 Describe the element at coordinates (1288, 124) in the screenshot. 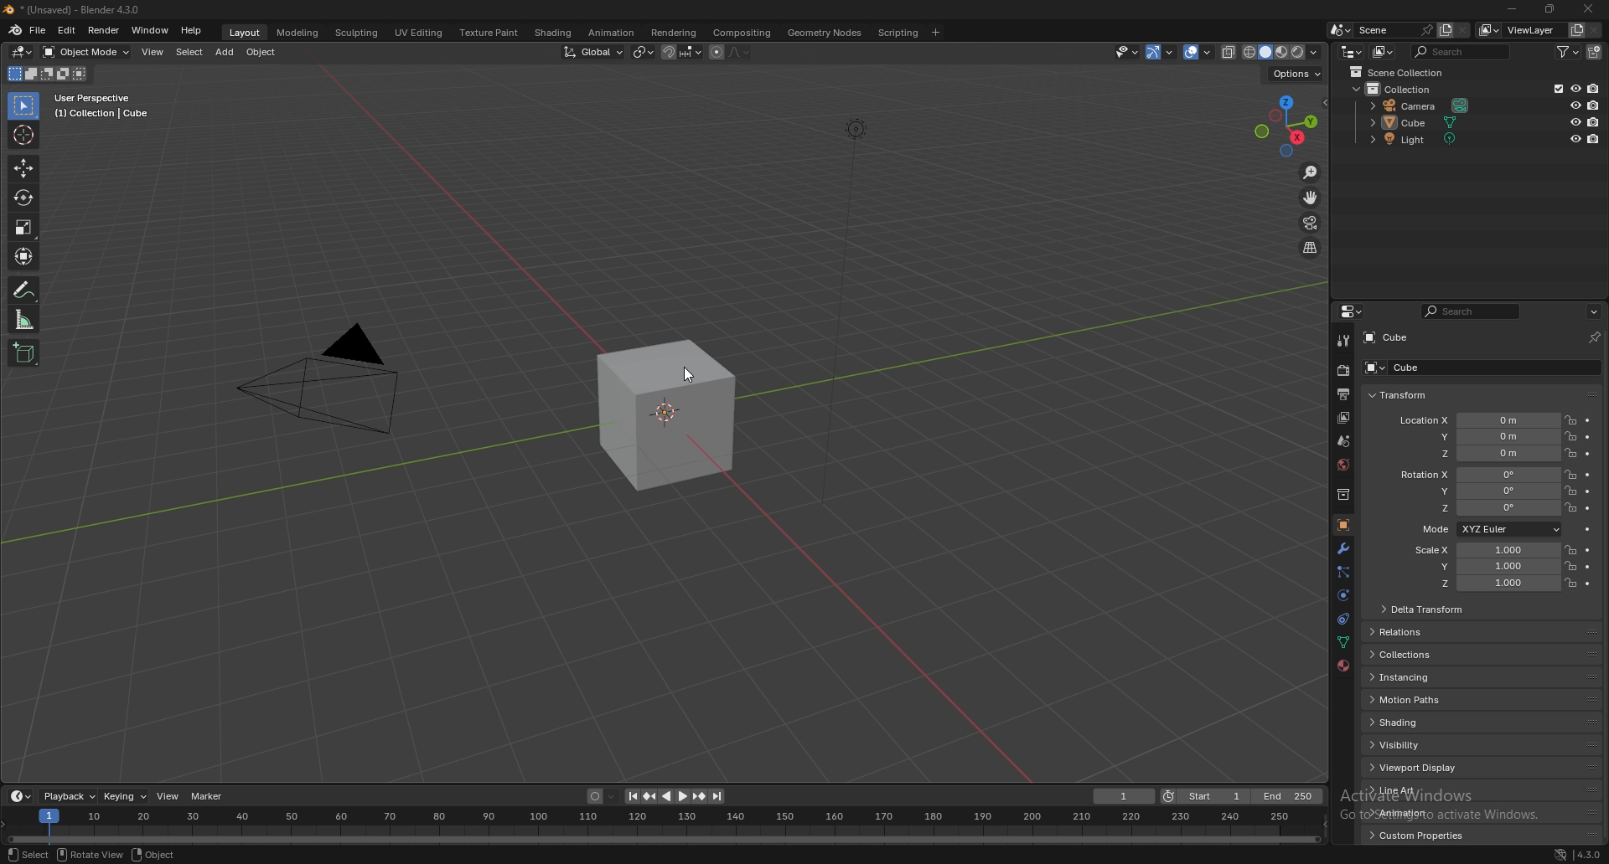

I see `use a preset viewpoint` at that location.